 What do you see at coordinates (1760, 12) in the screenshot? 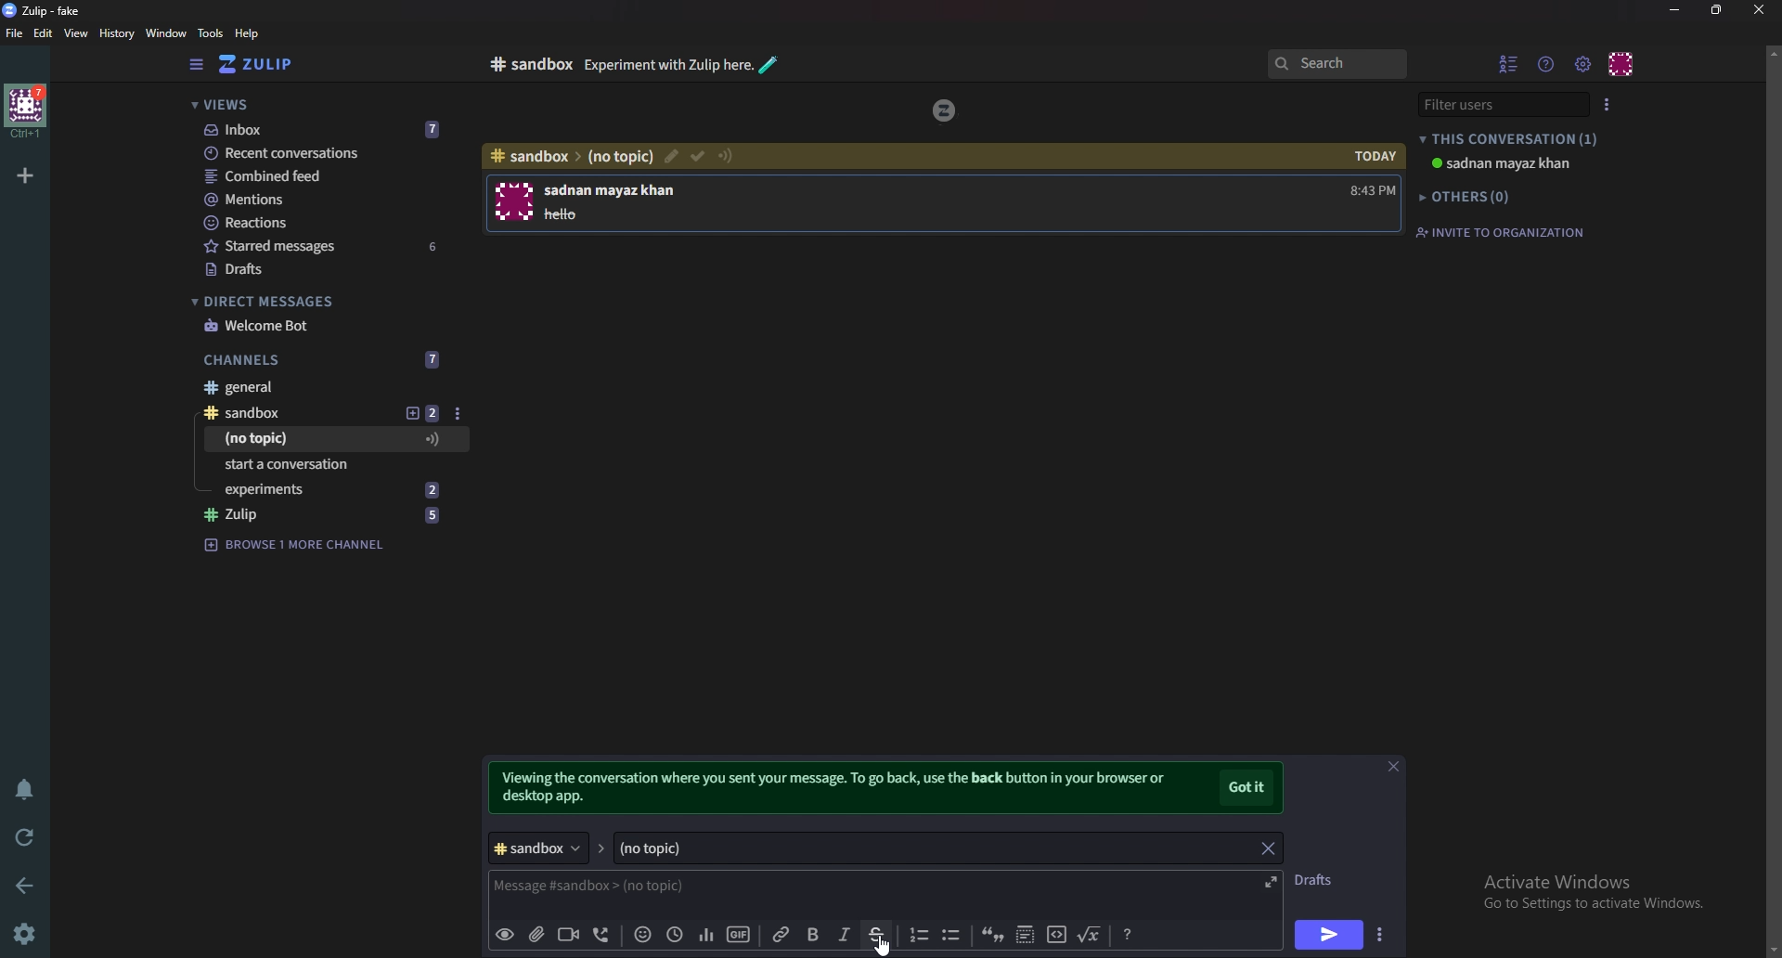
I see `close` at bounding box center [1760, 12].